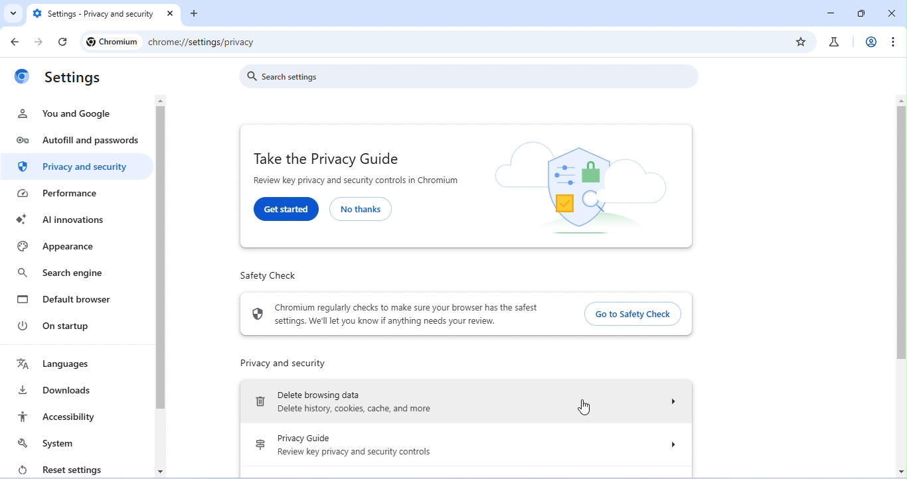 The image size is (907, 479). Describe the element at coordinates (226, 43) in the screenshot. I see `chrome://settings/clearBrowserData` at that location.